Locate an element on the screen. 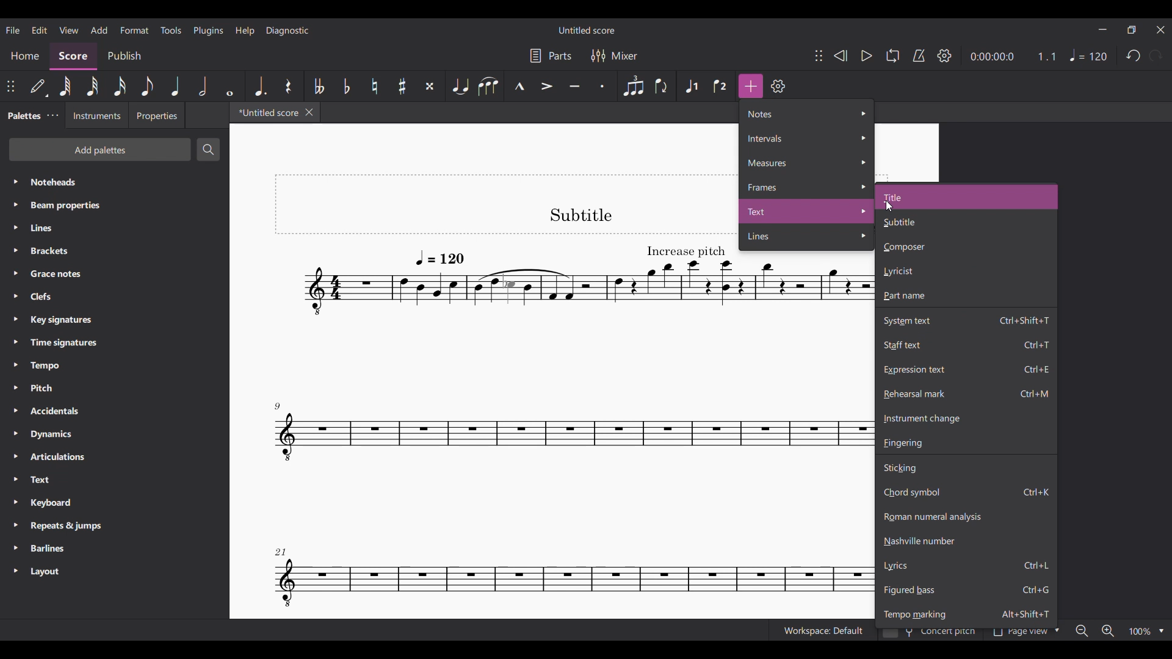  Tempo is located at coordinates (114, 366).